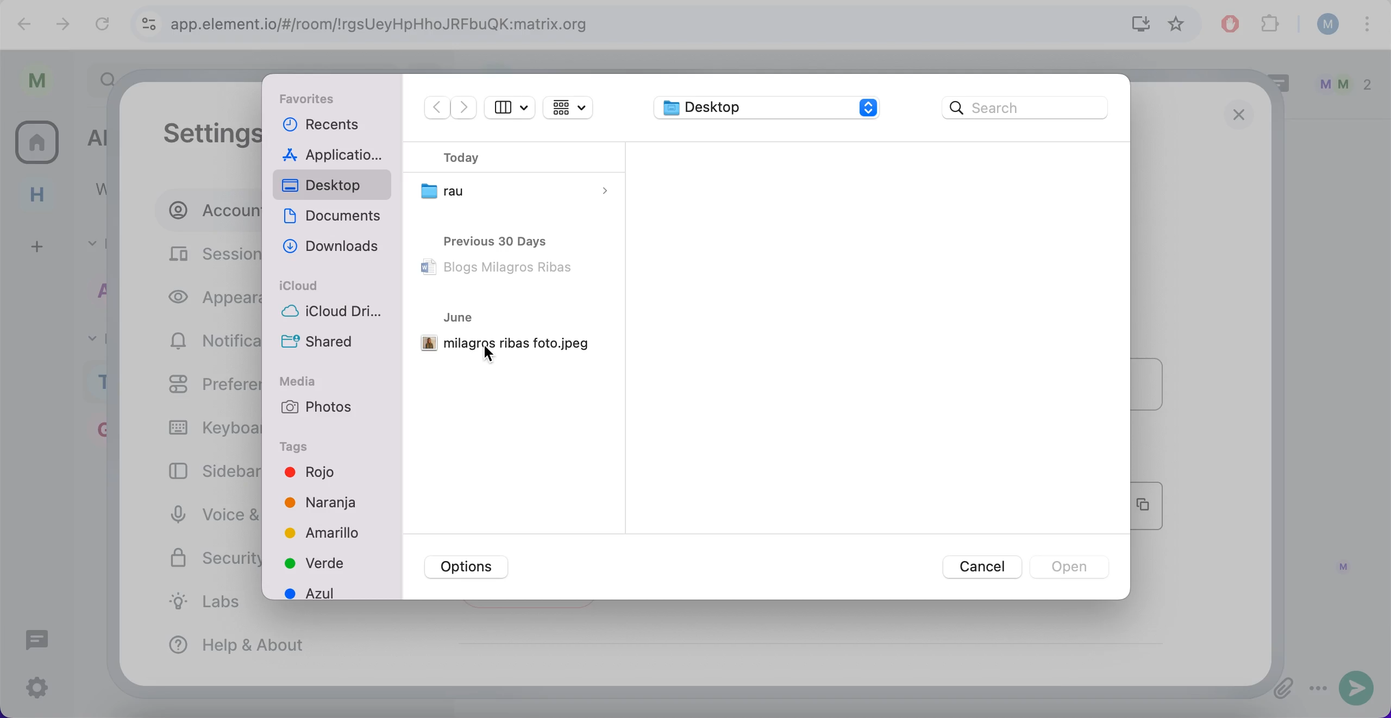 This screenshot has width=1391, height=718. Describe the element at coordinates (35, 245) in the screenshot. I see `create a space` at that location.